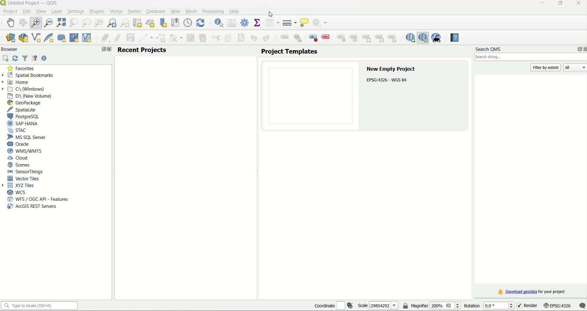 The image size is (587, 311). Describe the element at coordinates (96, 12) in the screenshot. I see `Plugins` at that location.